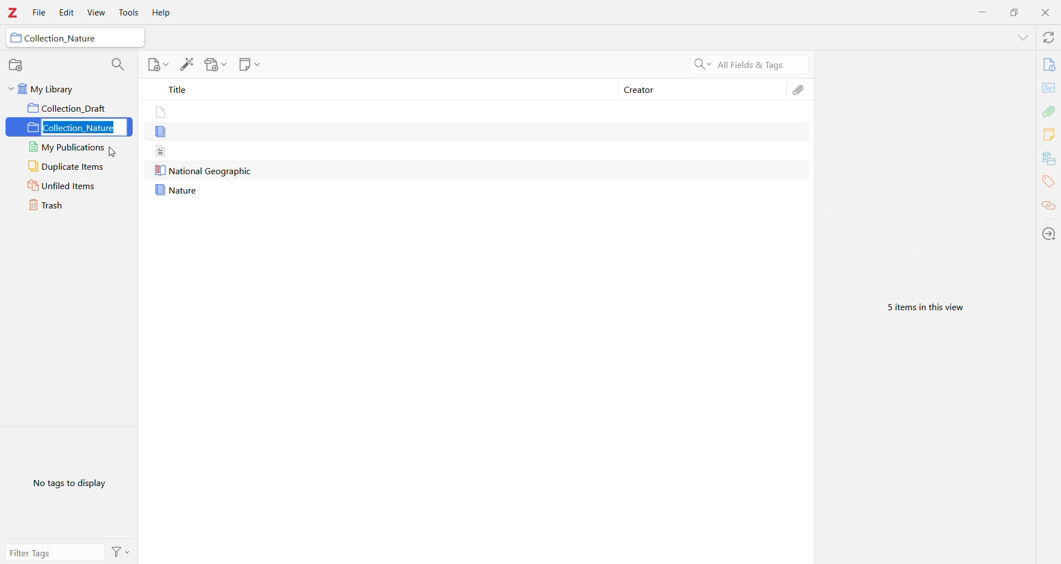  What do you see at coordinates (66, 13) in the screenshot?
I see `Edit` at bounding box center [66, 13].